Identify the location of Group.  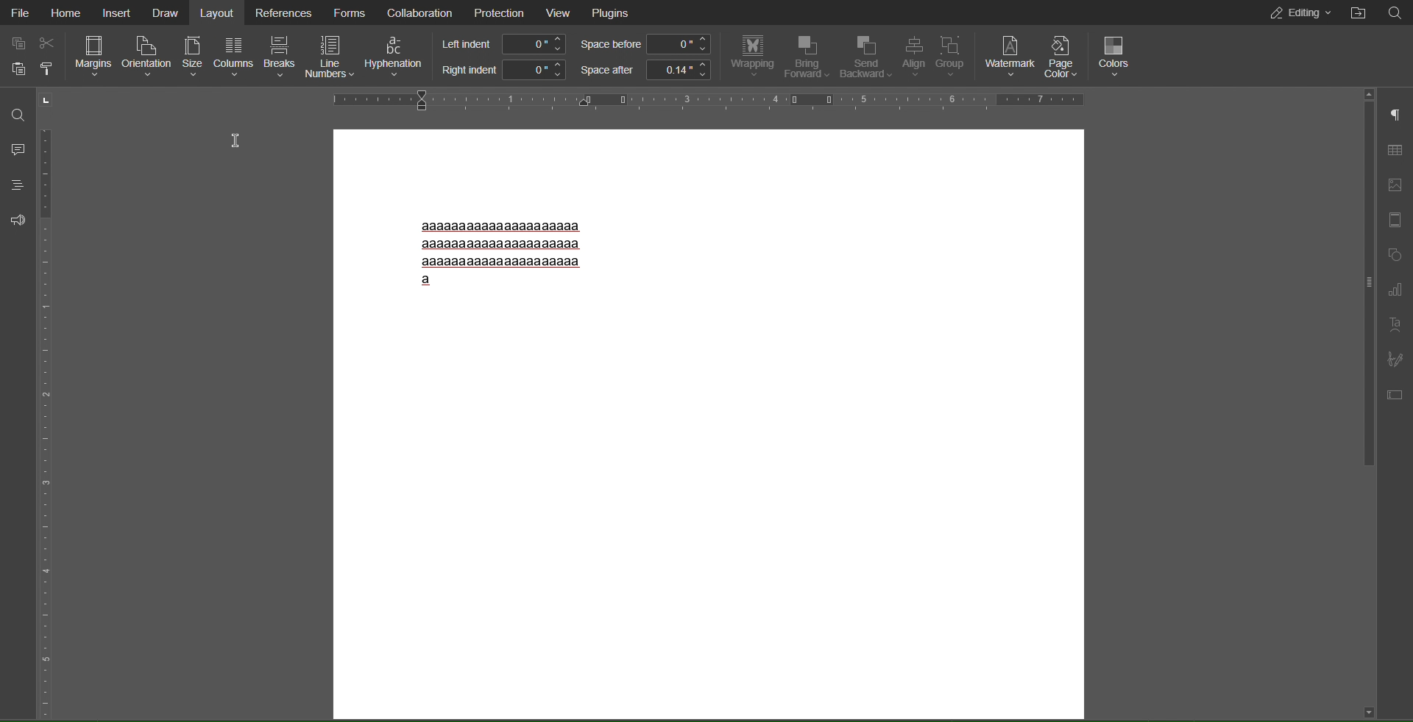
(955, 57).